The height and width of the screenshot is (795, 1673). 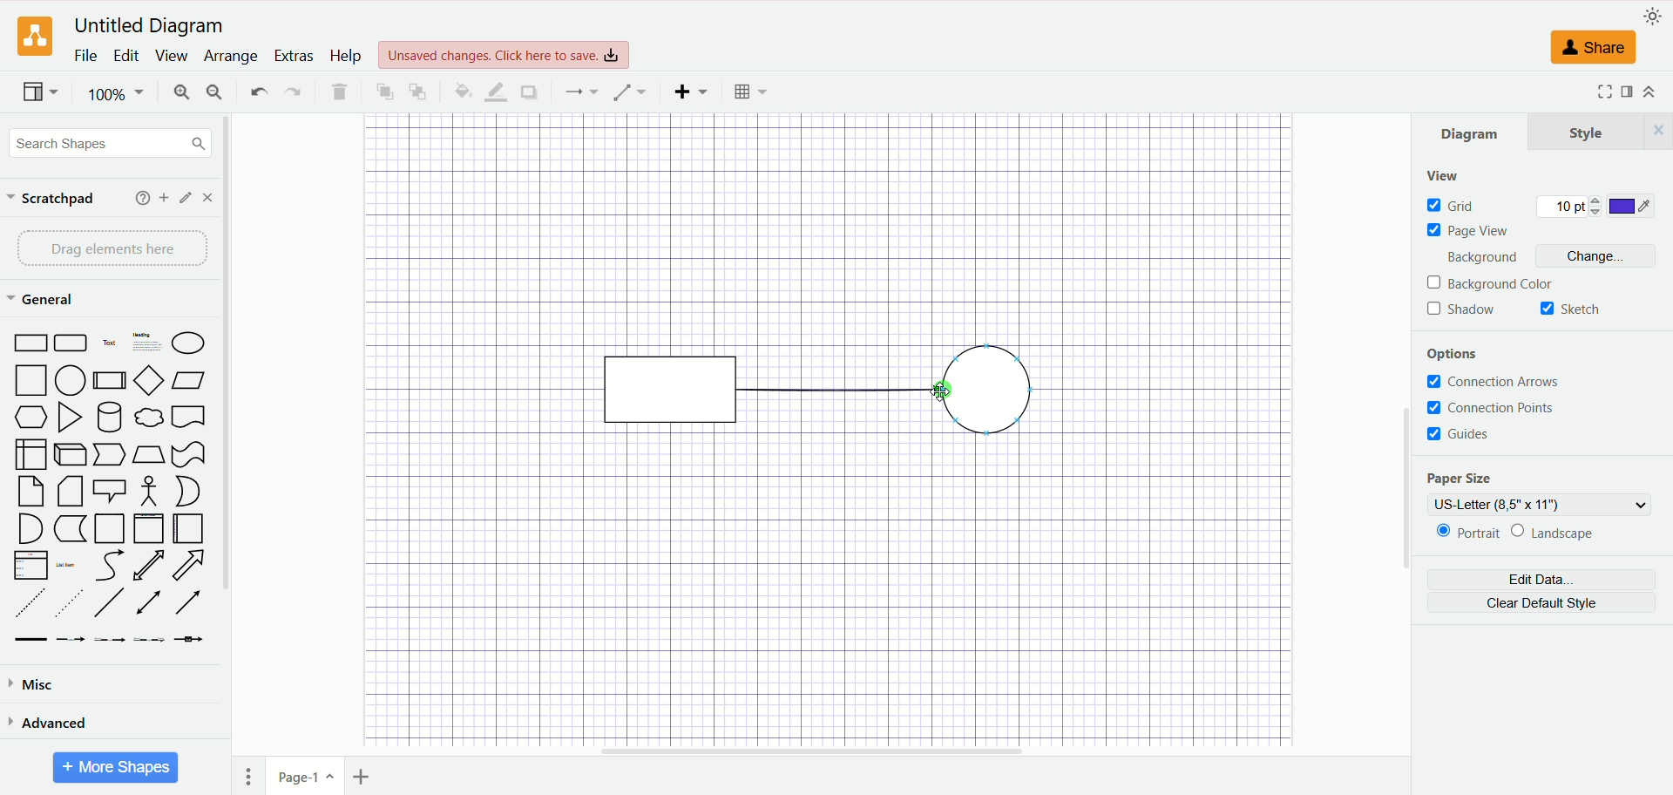 I want to click on Circle Segment, so click(x=188, y=492).